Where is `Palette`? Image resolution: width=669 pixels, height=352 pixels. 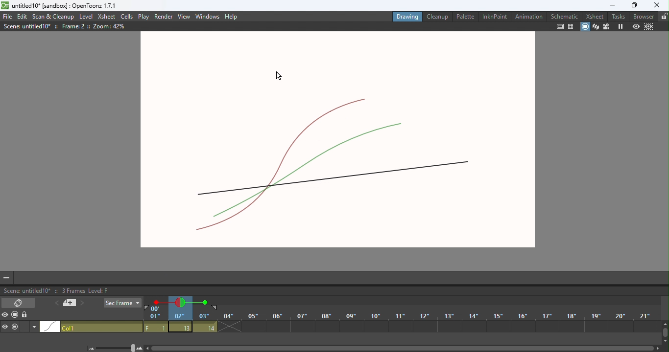
Palette is located at coordinates (464, 16).